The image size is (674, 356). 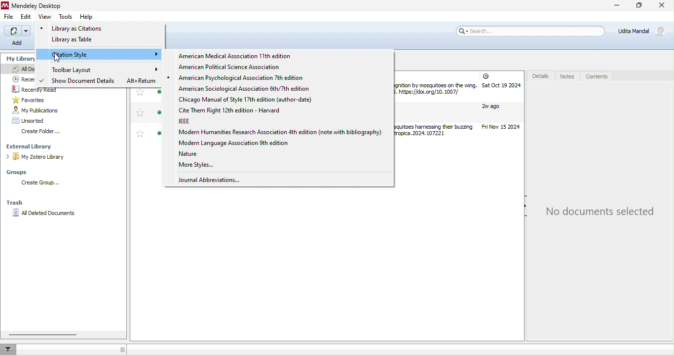 What do you see at coordinates (81, 41) in the screenshot?
I see `Library as table` at bounding box center [81, 41].